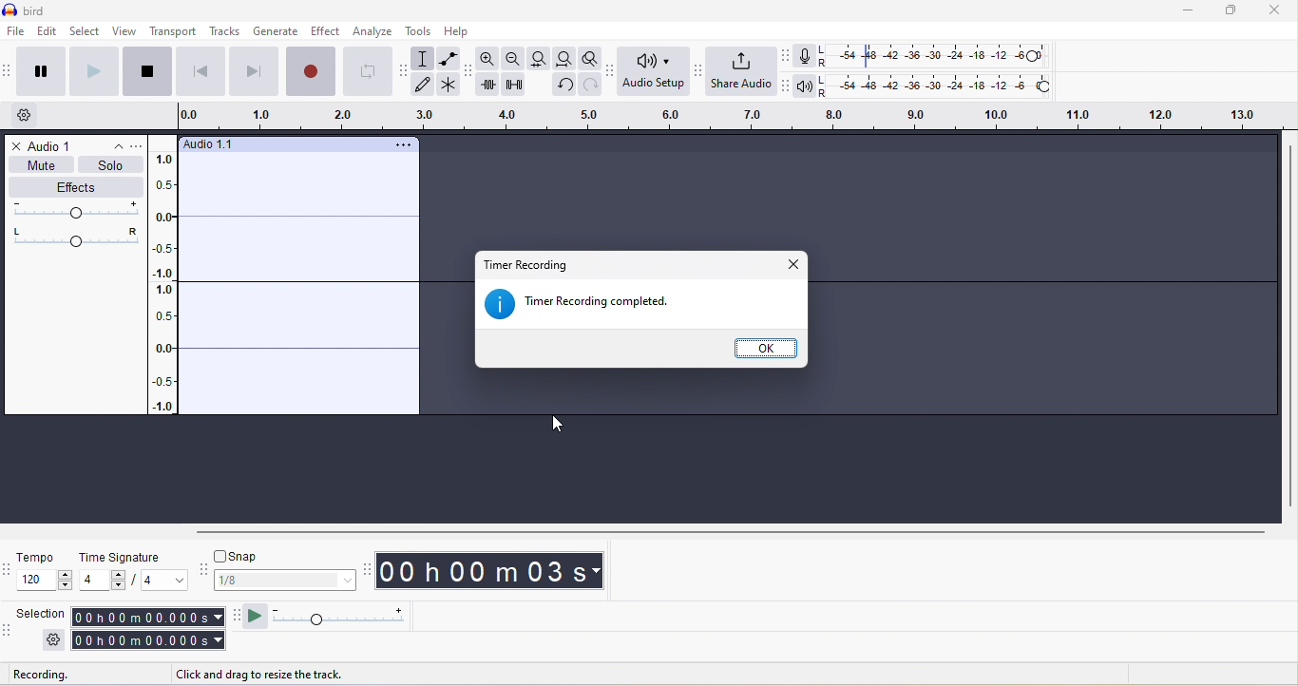 This screenshot has width=1298, height=686. I want to click on audacity audio setup toolbar, so click(612, 71).